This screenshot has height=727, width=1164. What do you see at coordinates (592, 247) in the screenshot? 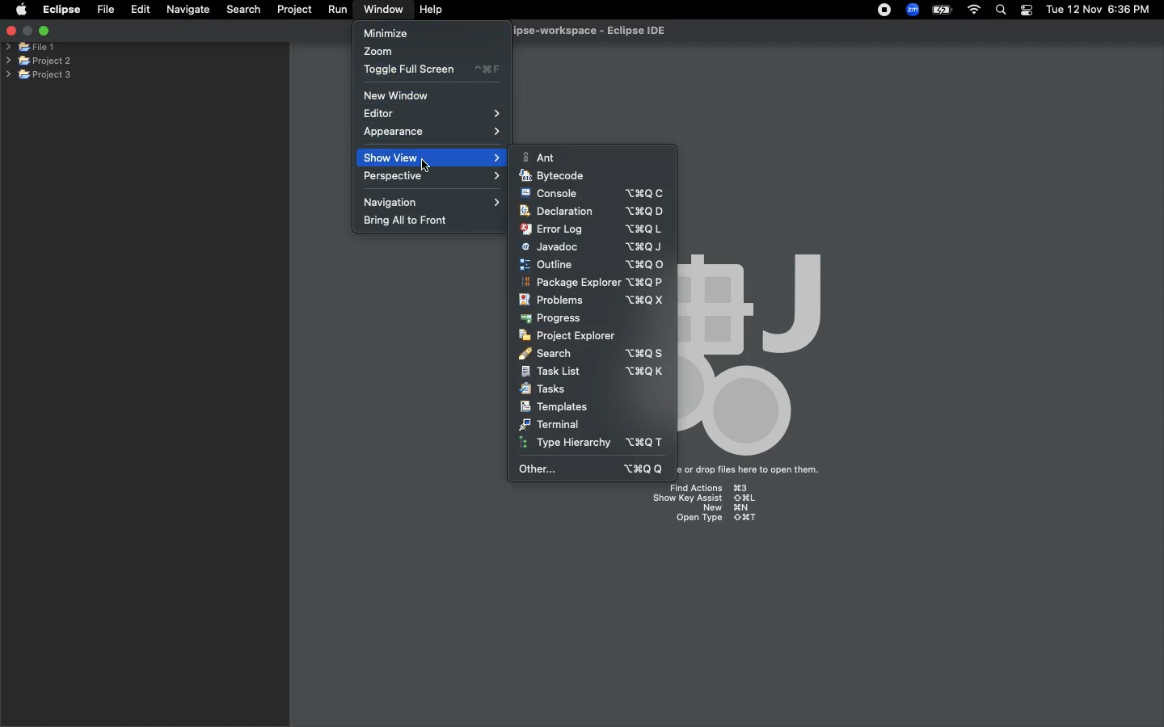
I see `Javadoc` at bounding box center [592, 247].